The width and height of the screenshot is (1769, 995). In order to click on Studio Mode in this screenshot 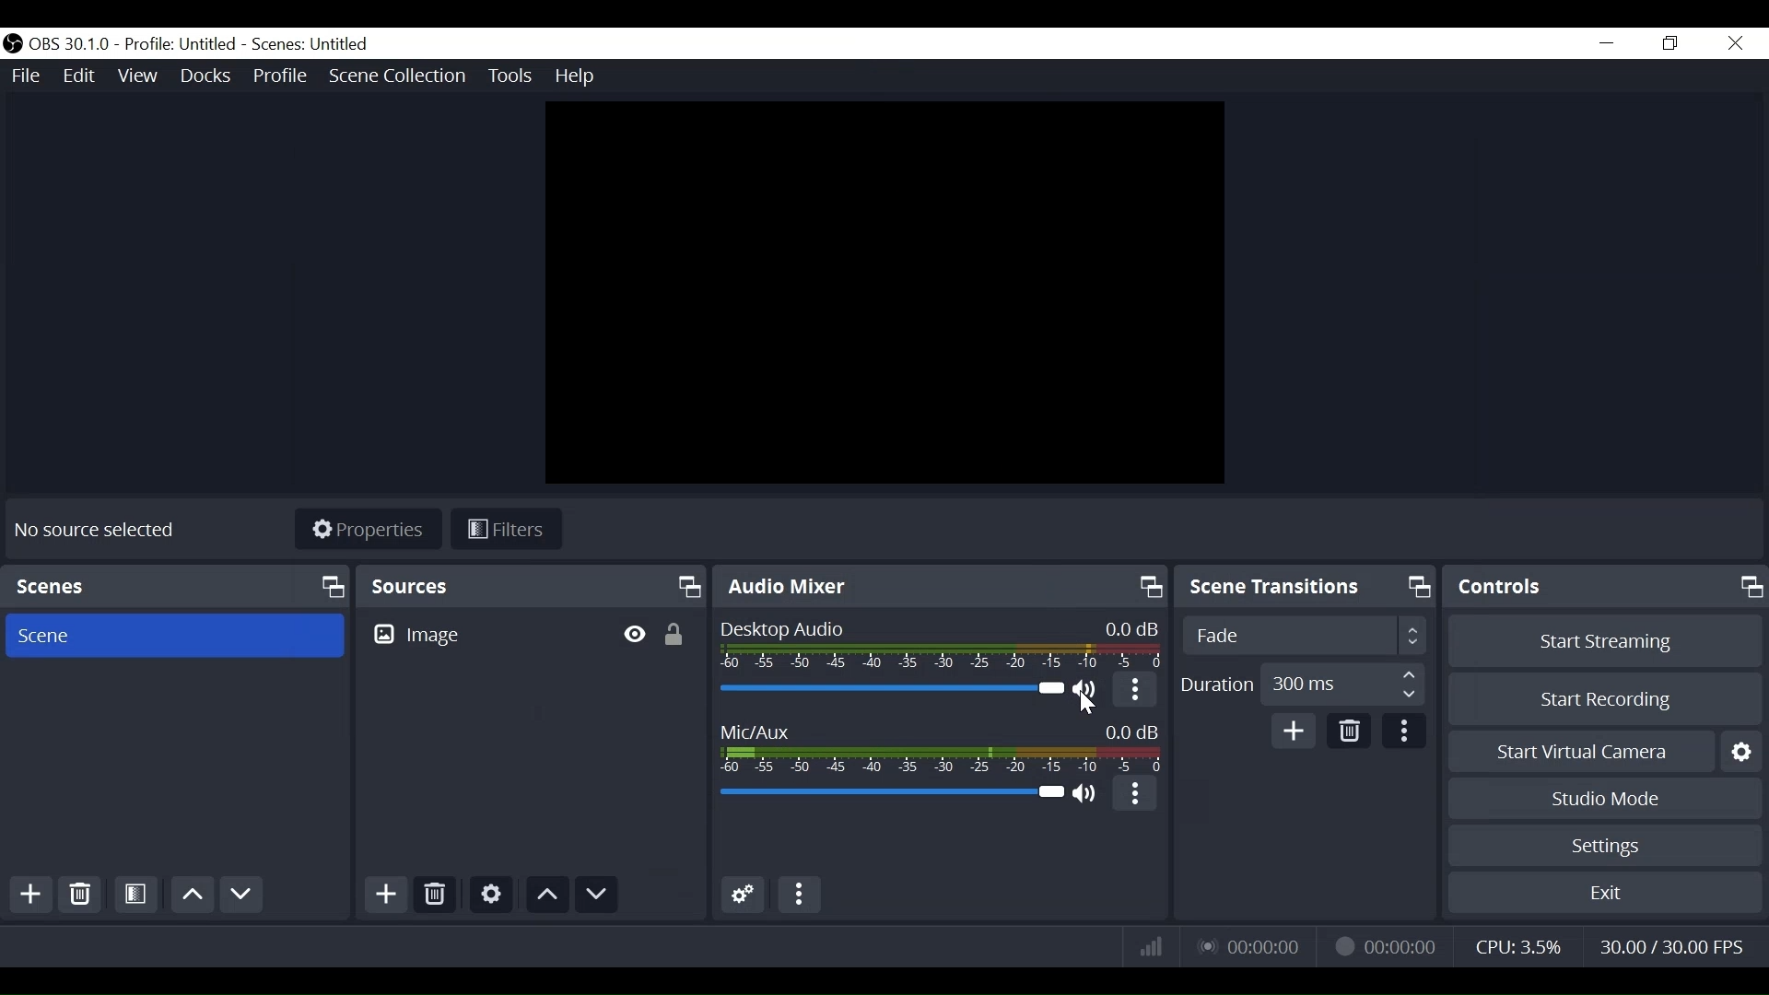, I will do `click(1604, 799)`.